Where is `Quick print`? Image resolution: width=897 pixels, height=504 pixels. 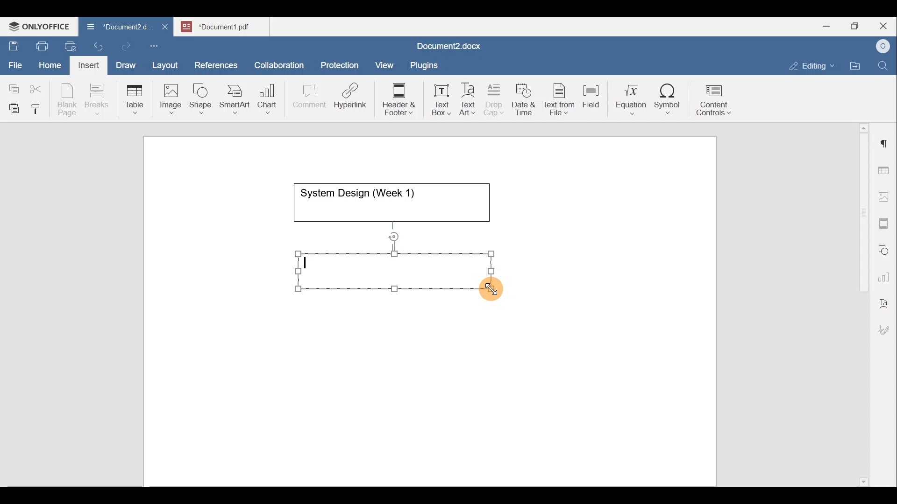 Quick print is located at coordinates (68, 45).